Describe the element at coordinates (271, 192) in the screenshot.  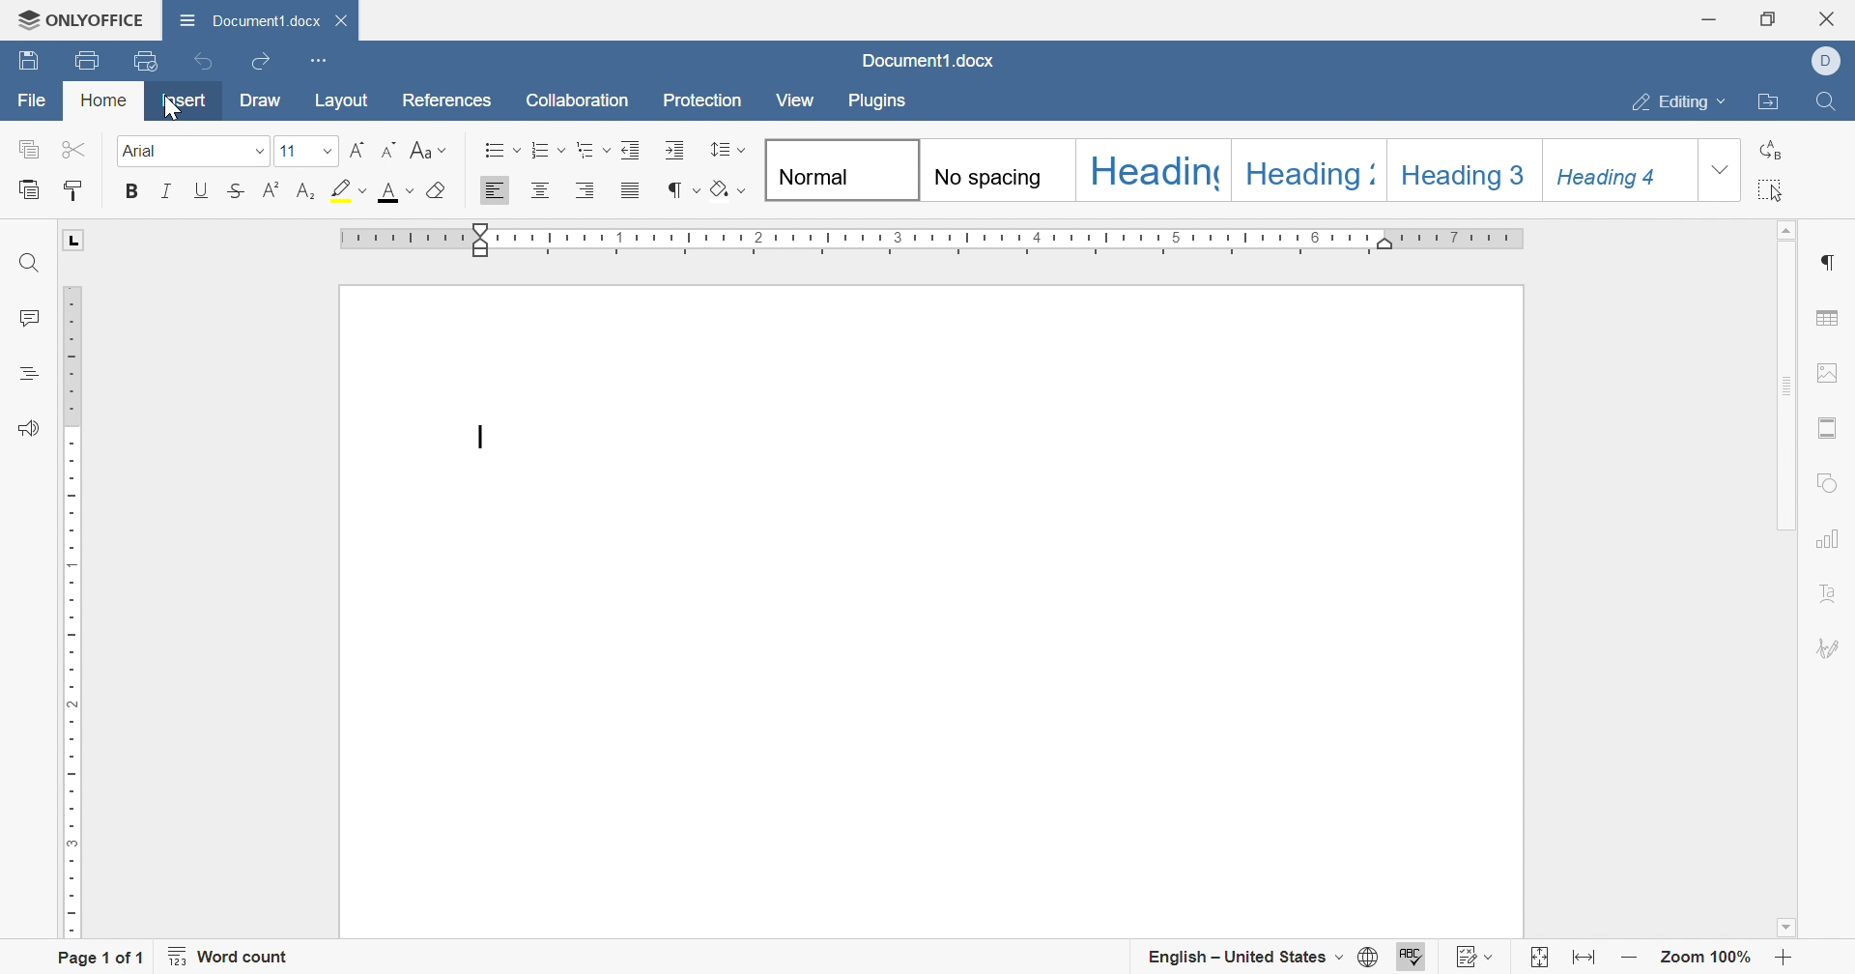
I see `` at that location.